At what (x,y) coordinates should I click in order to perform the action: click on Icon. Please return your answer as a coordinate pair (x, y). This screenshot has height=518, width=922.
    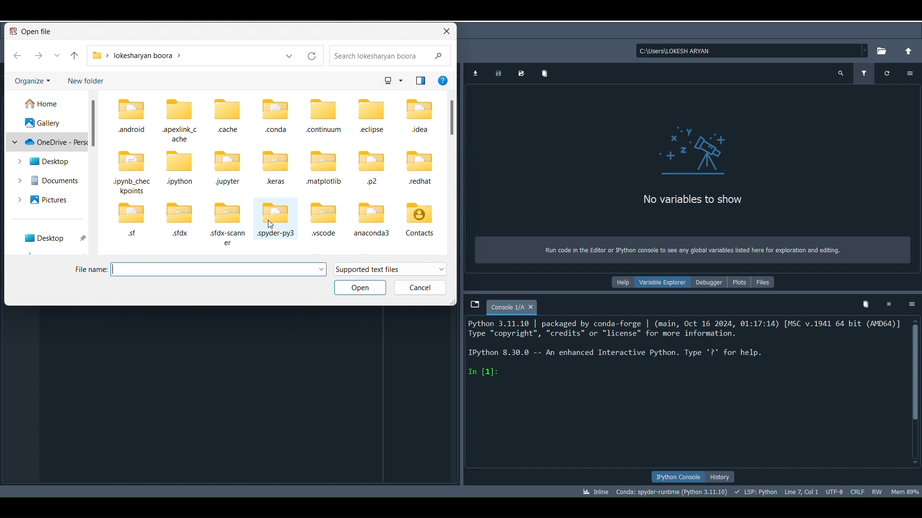
    Looking at the image, I should click on (392, 81).